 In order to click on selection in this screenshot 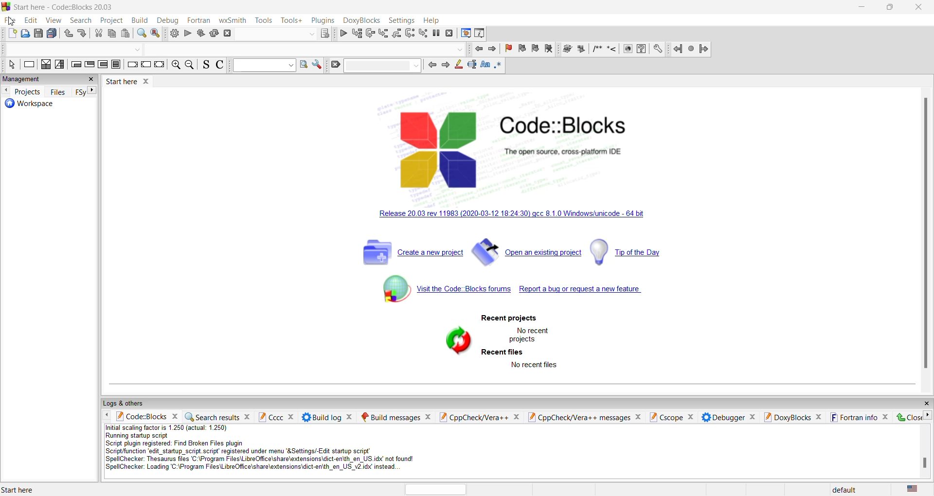, I will do `click(60, 65)`.